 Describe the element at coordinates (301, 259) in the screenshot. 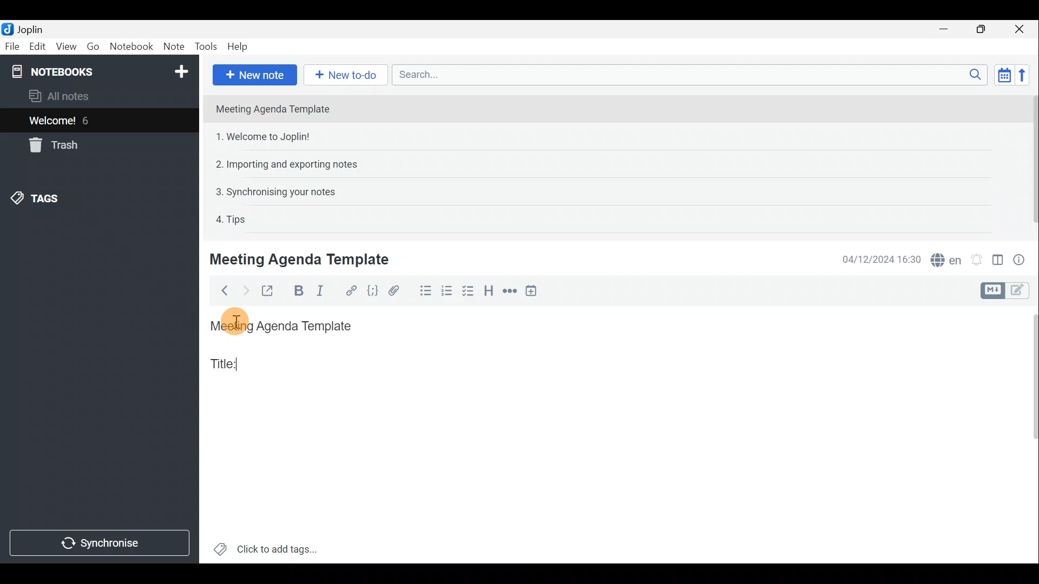

I see `Meeting Agenda Template` at that location.